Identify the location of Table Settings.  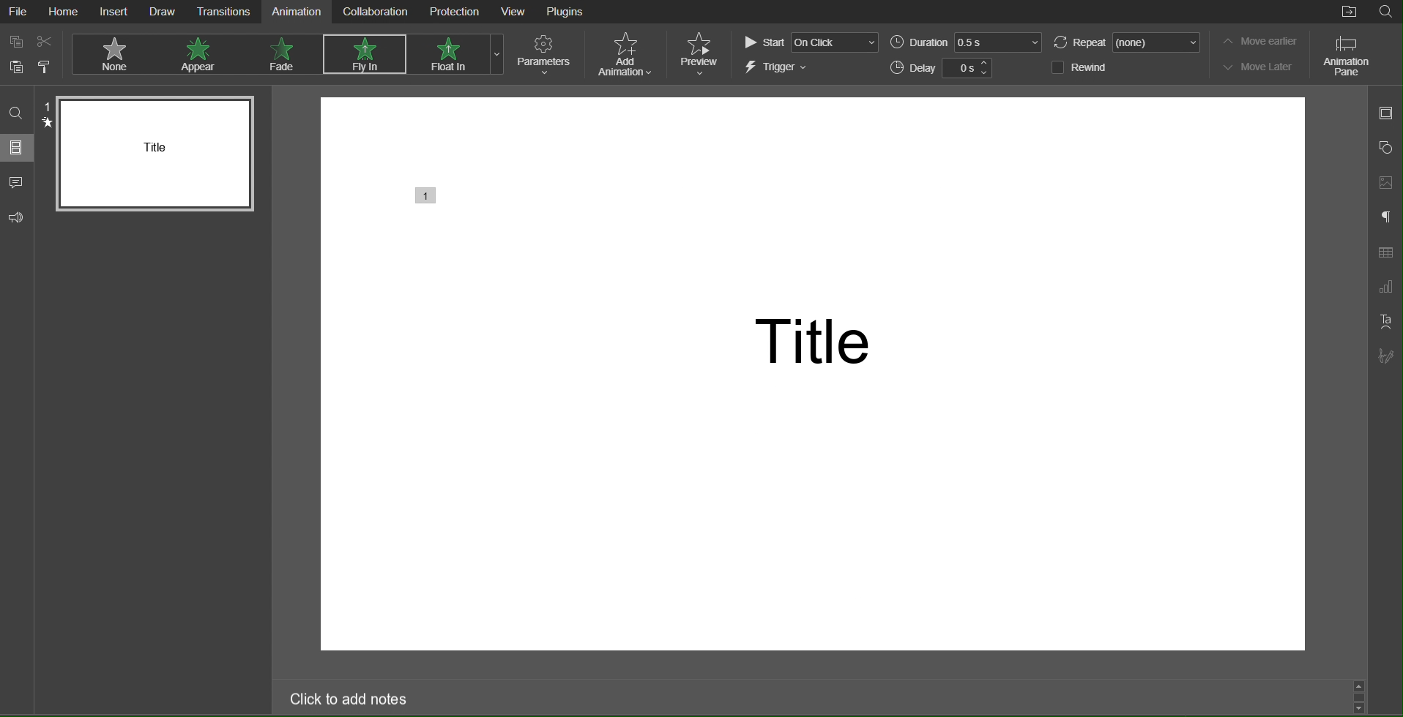
(1385, 253).